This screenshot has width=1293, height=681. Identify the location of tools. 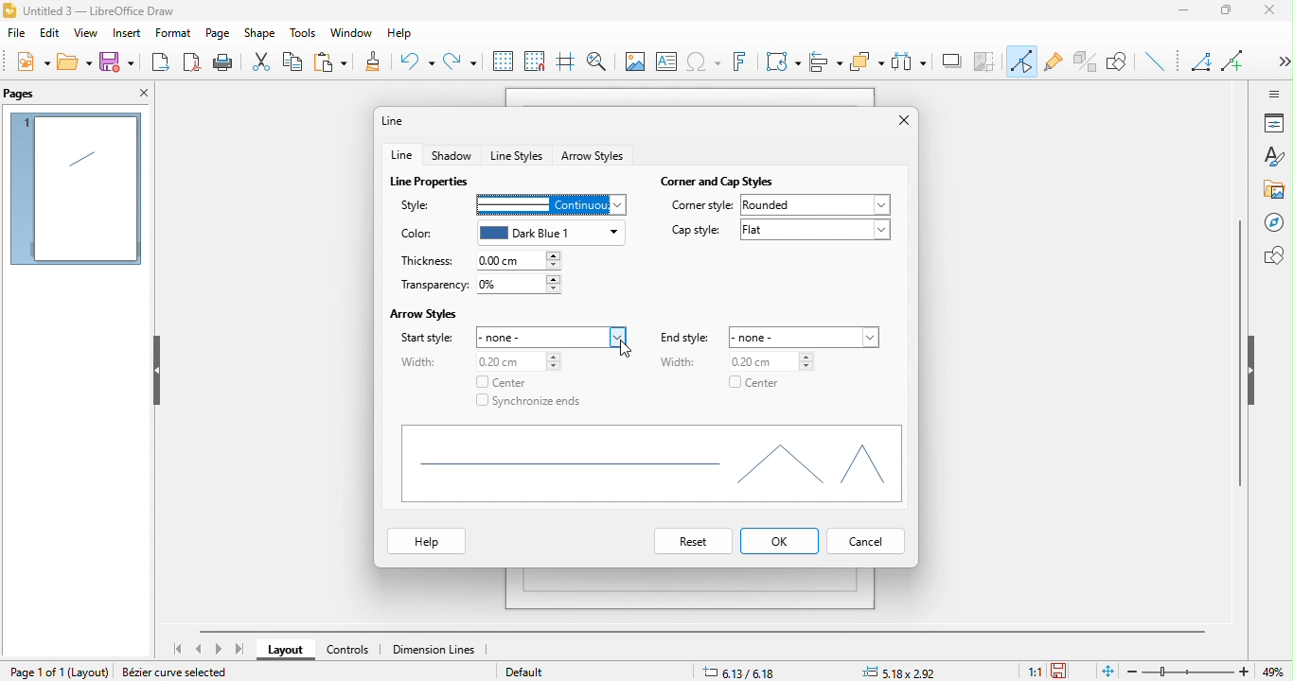
(298, 32).